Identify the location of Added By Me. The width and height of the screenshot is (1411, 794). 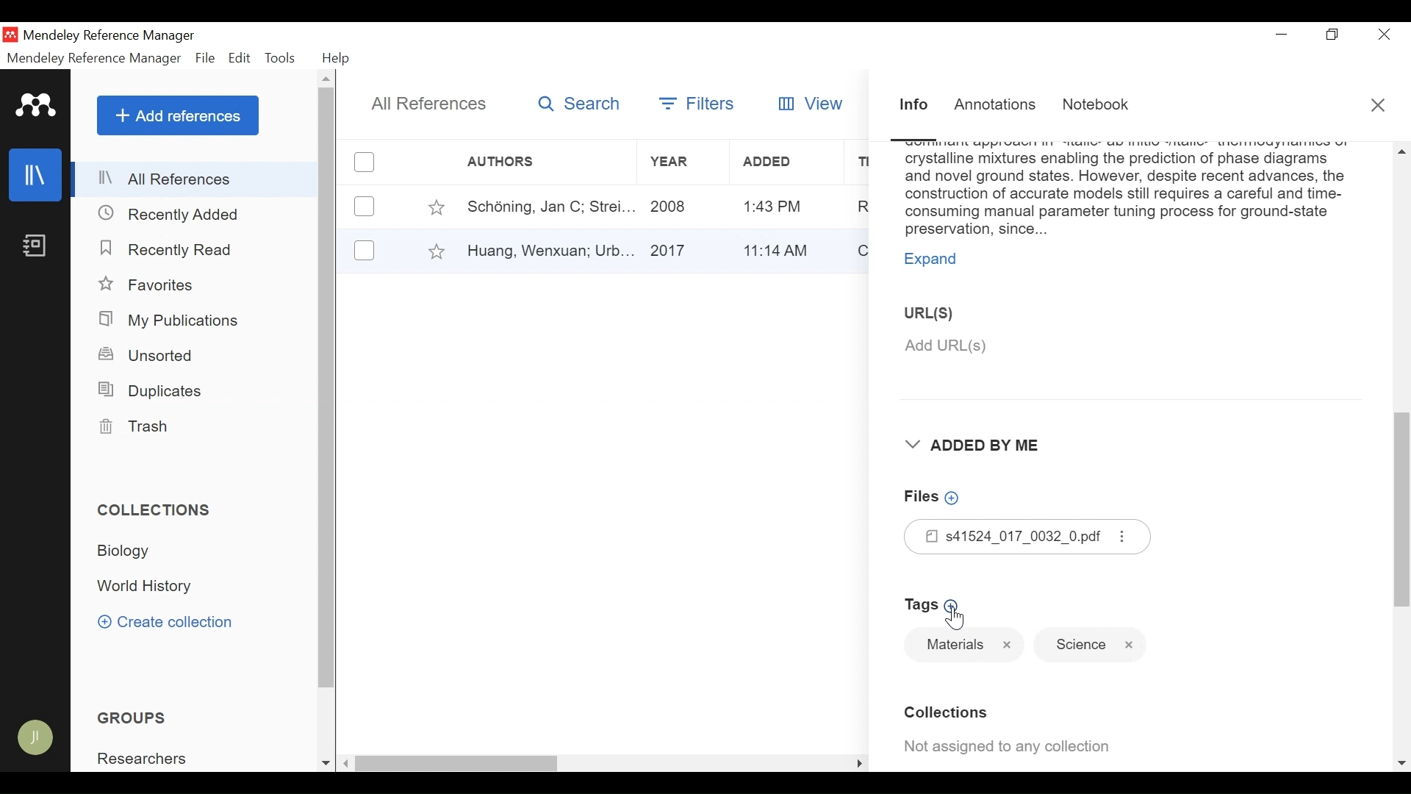
(982, 446).